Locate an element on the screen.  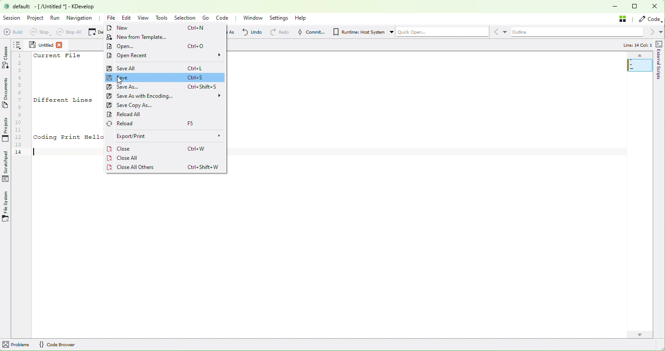
Stash is located at coordinates (625, 19).